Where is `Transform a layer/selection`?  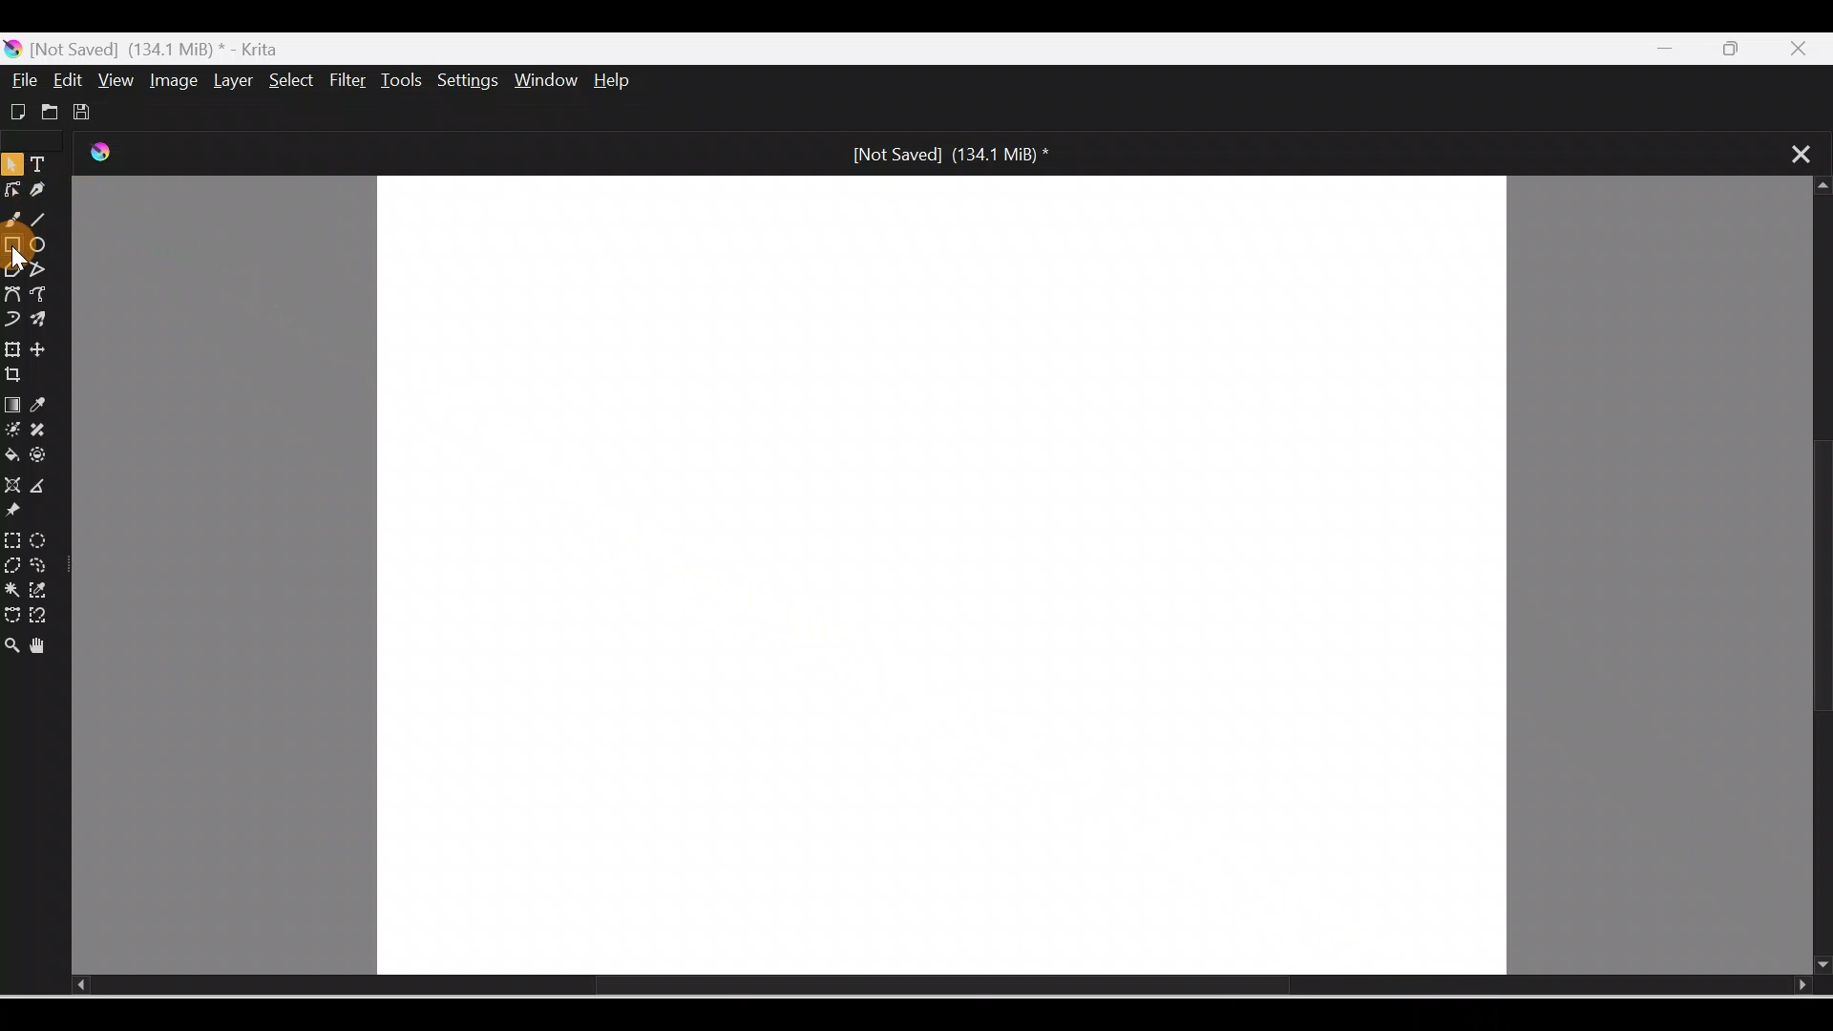 Transform a layer/selection is located at coordinates (12, 347).